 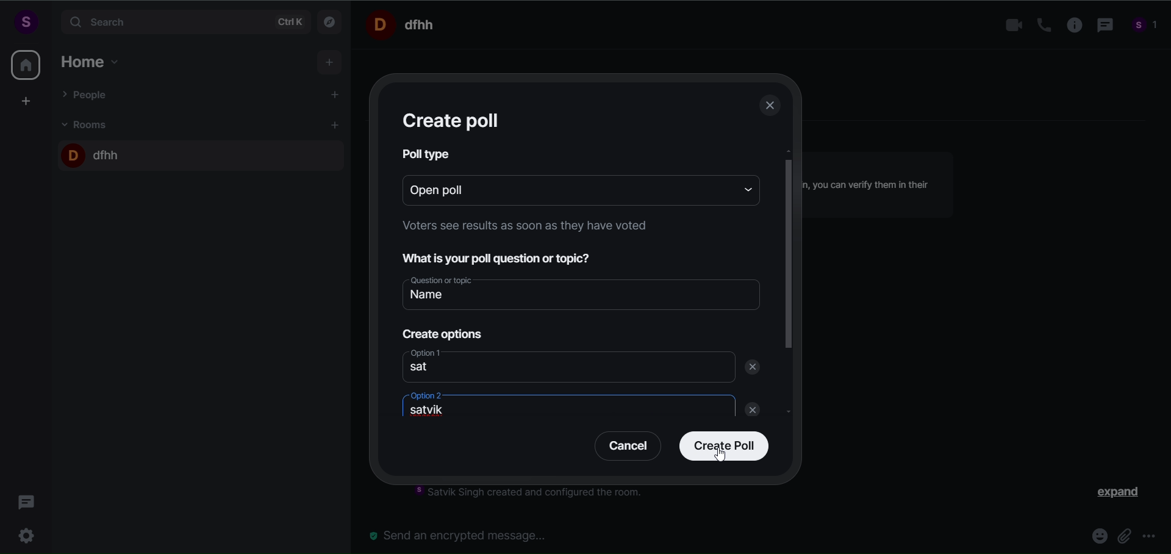 I want to click on close dialog, so click(x=771, y=107).